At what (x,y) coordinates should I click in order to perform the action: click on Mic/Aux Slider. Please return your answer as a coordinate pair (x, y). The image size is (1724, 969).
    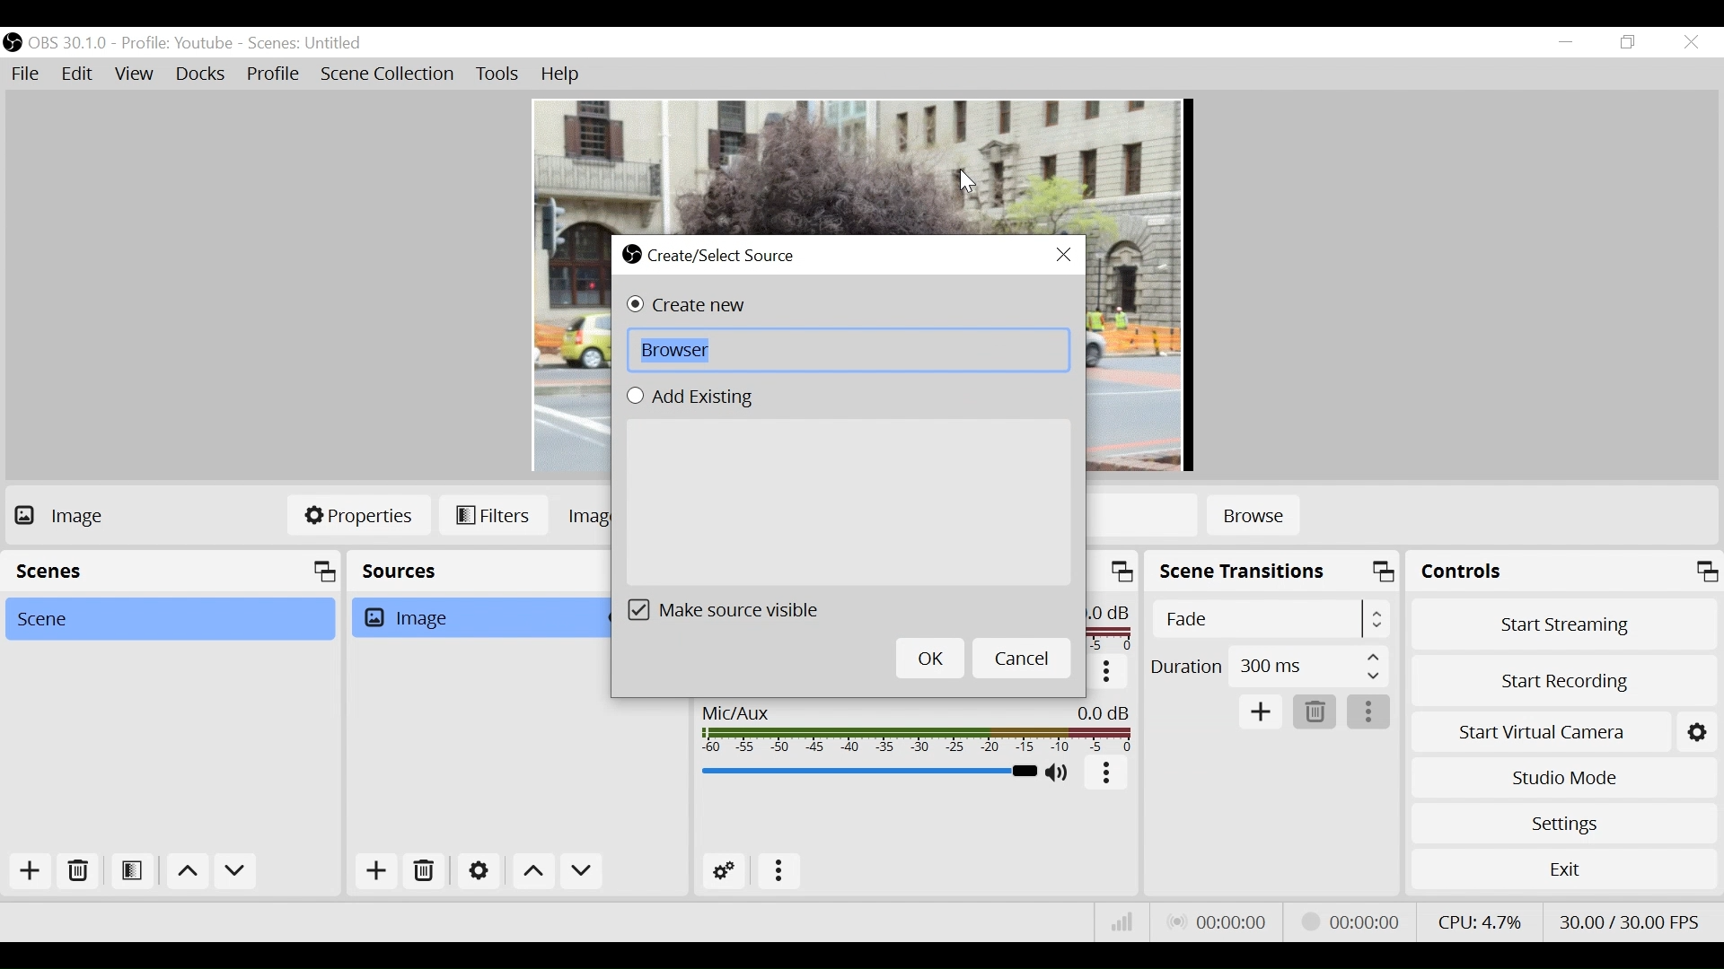
    Looking at the image, I should click on (869, 770).